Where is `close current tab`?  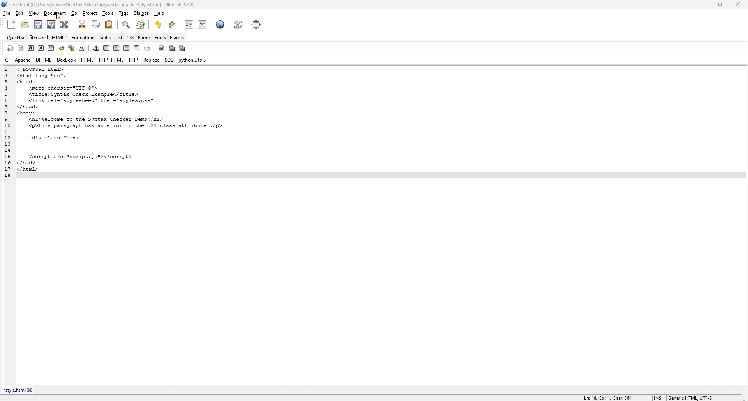
close current tab is located at coordinates (64, 25).